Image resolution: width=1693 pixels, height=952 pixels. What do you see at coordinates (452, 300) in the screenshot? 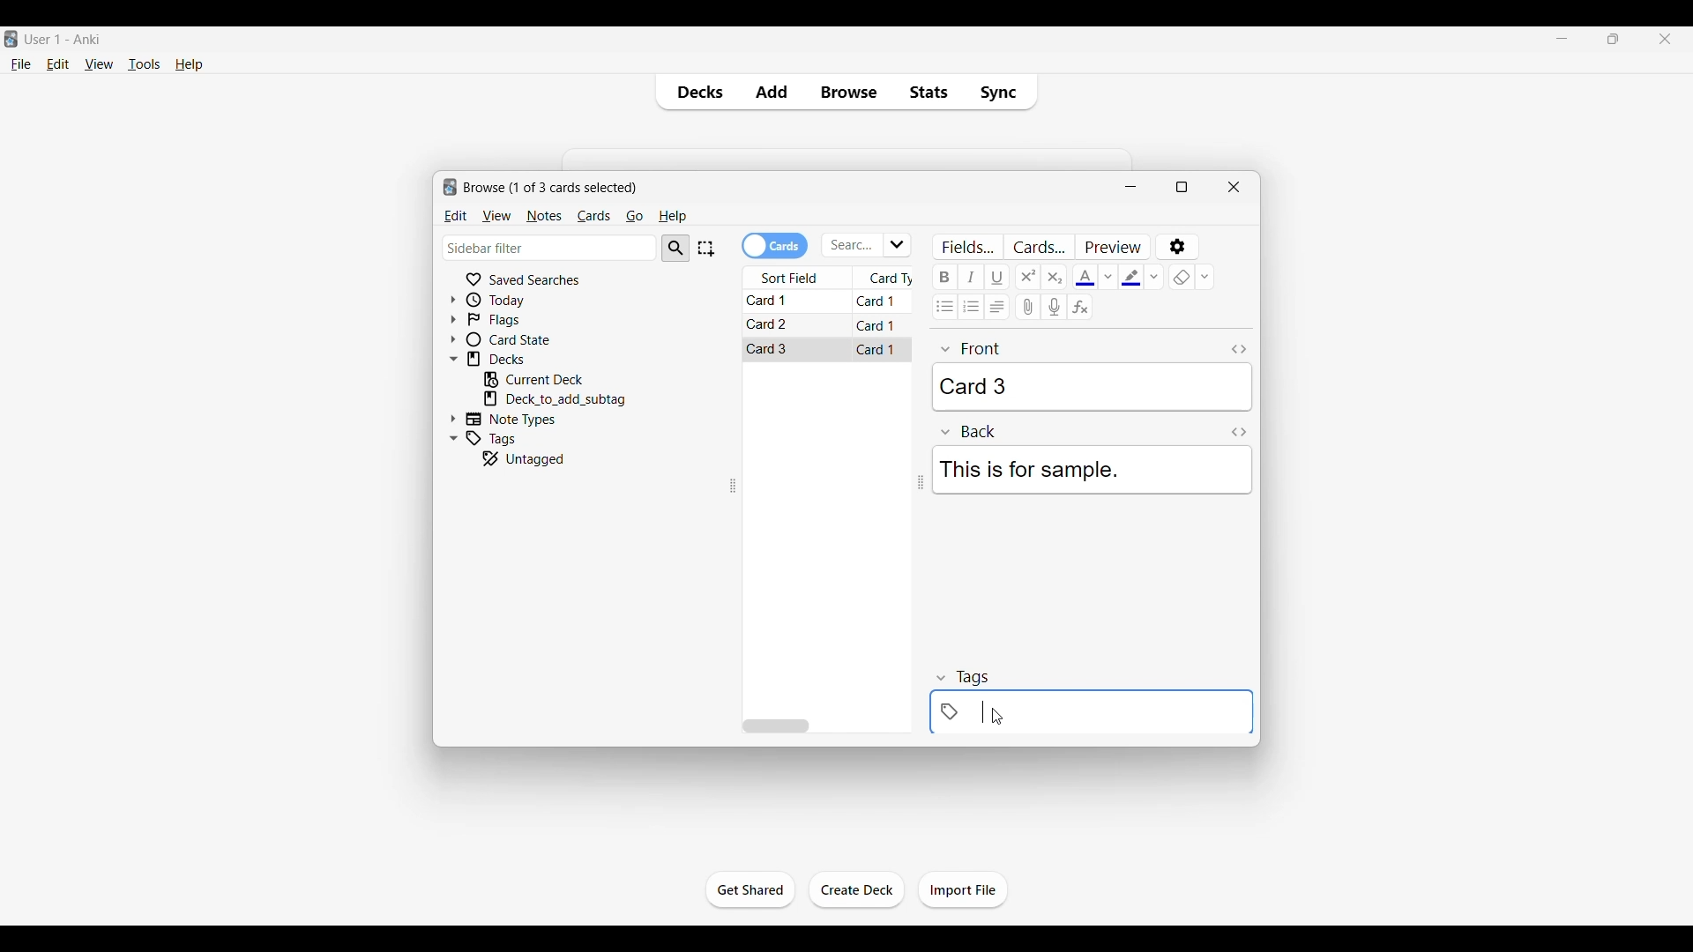
I see `Click to expand Today` at bounding box center [452, 300].